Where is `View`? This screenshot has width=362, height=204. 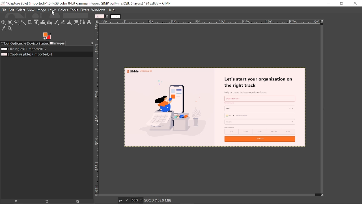 View is located at coordinates (31, 10).